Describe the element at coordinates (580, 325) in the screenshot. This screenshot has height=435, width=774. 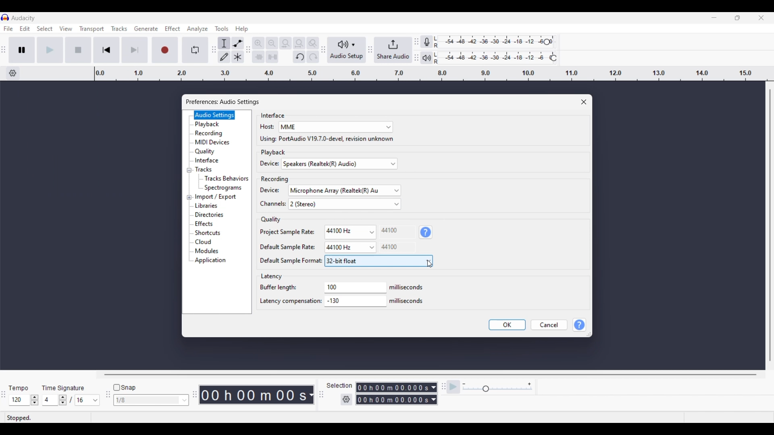
I see `Help` at that location.